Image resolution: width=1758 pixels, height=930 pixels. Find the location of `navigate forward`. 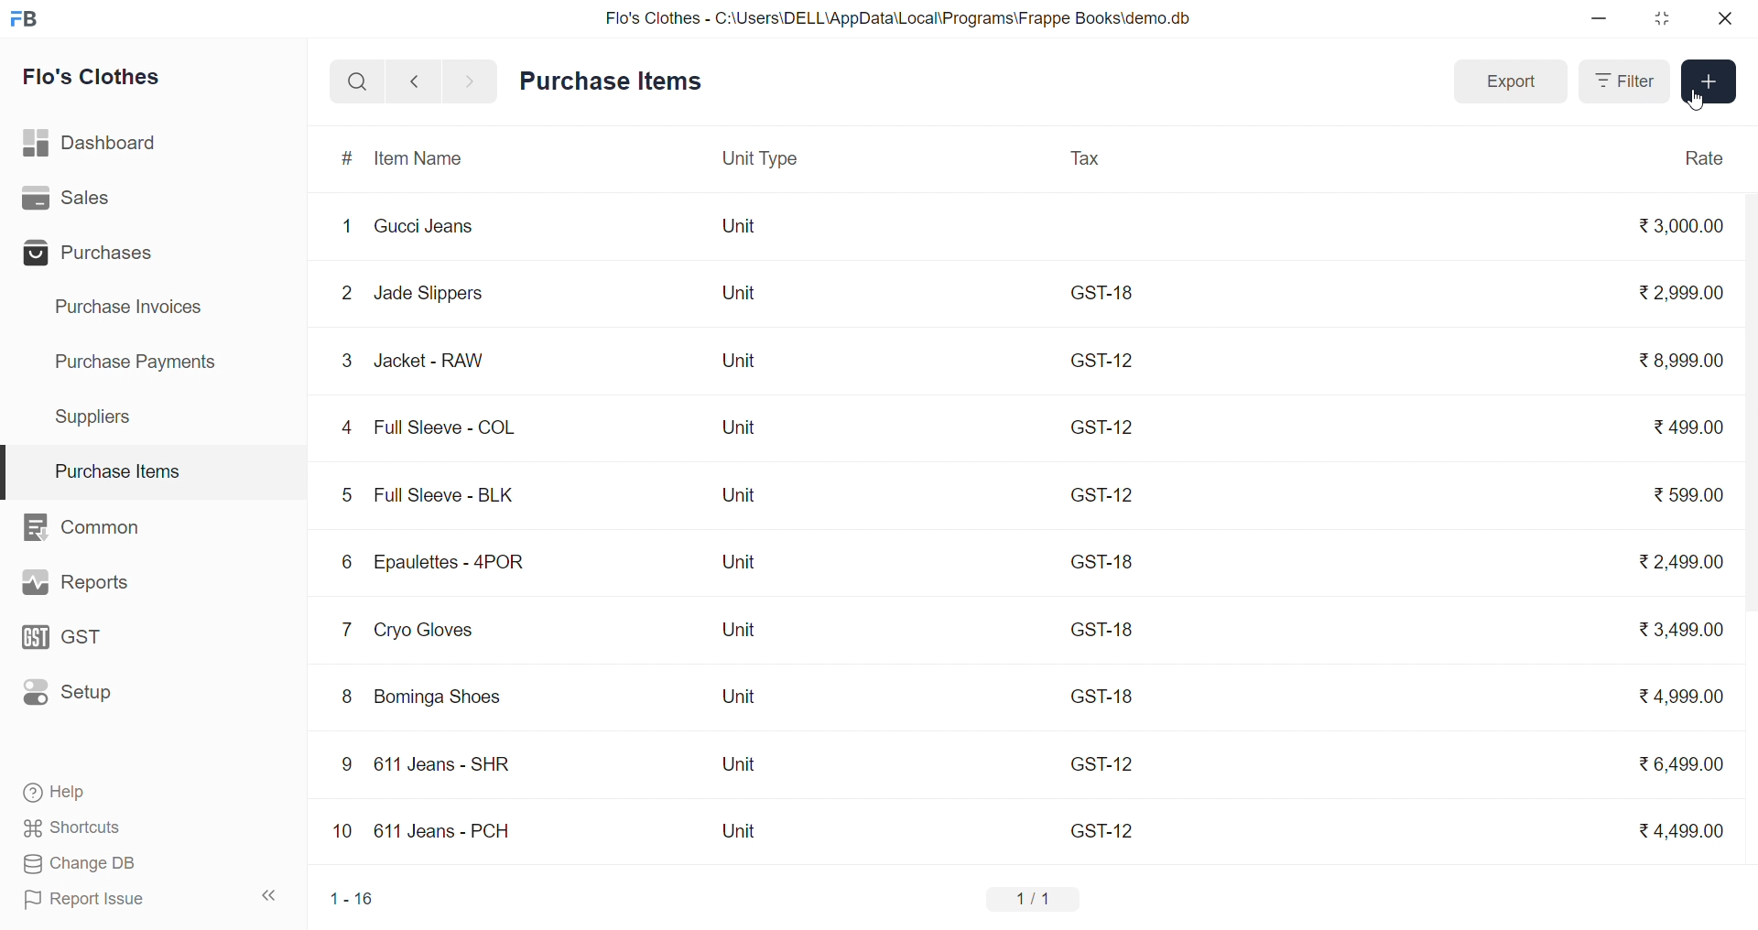

navigate forward is located at coordinates (472, 81).